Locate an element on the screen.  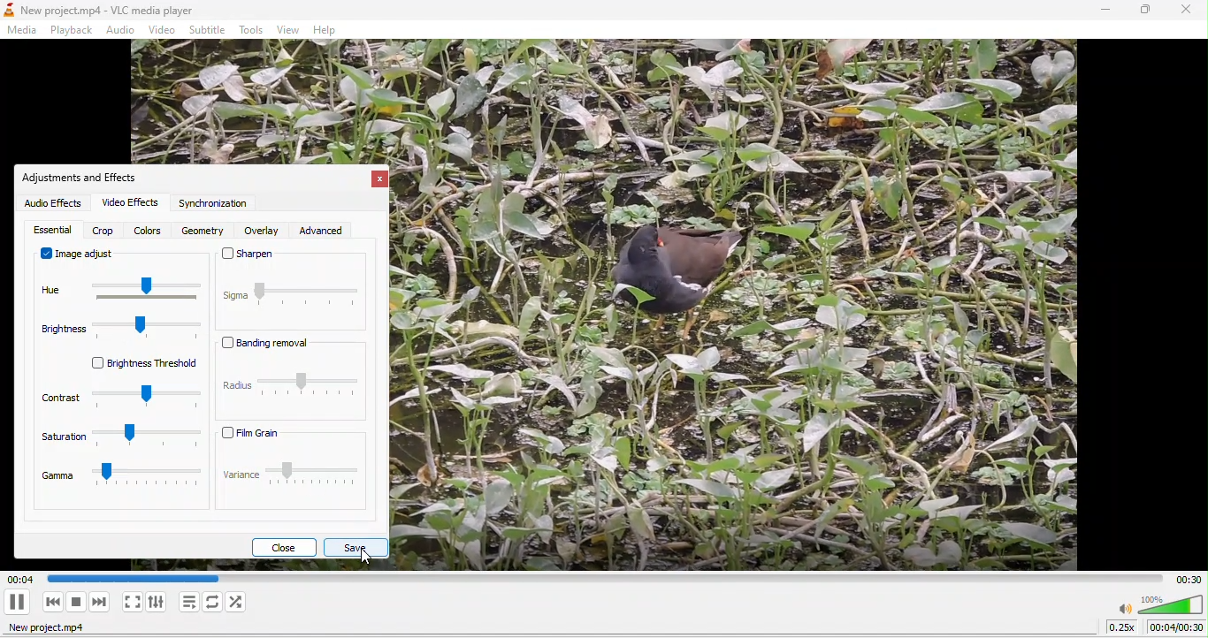
video is located at coordinates (164, 30).